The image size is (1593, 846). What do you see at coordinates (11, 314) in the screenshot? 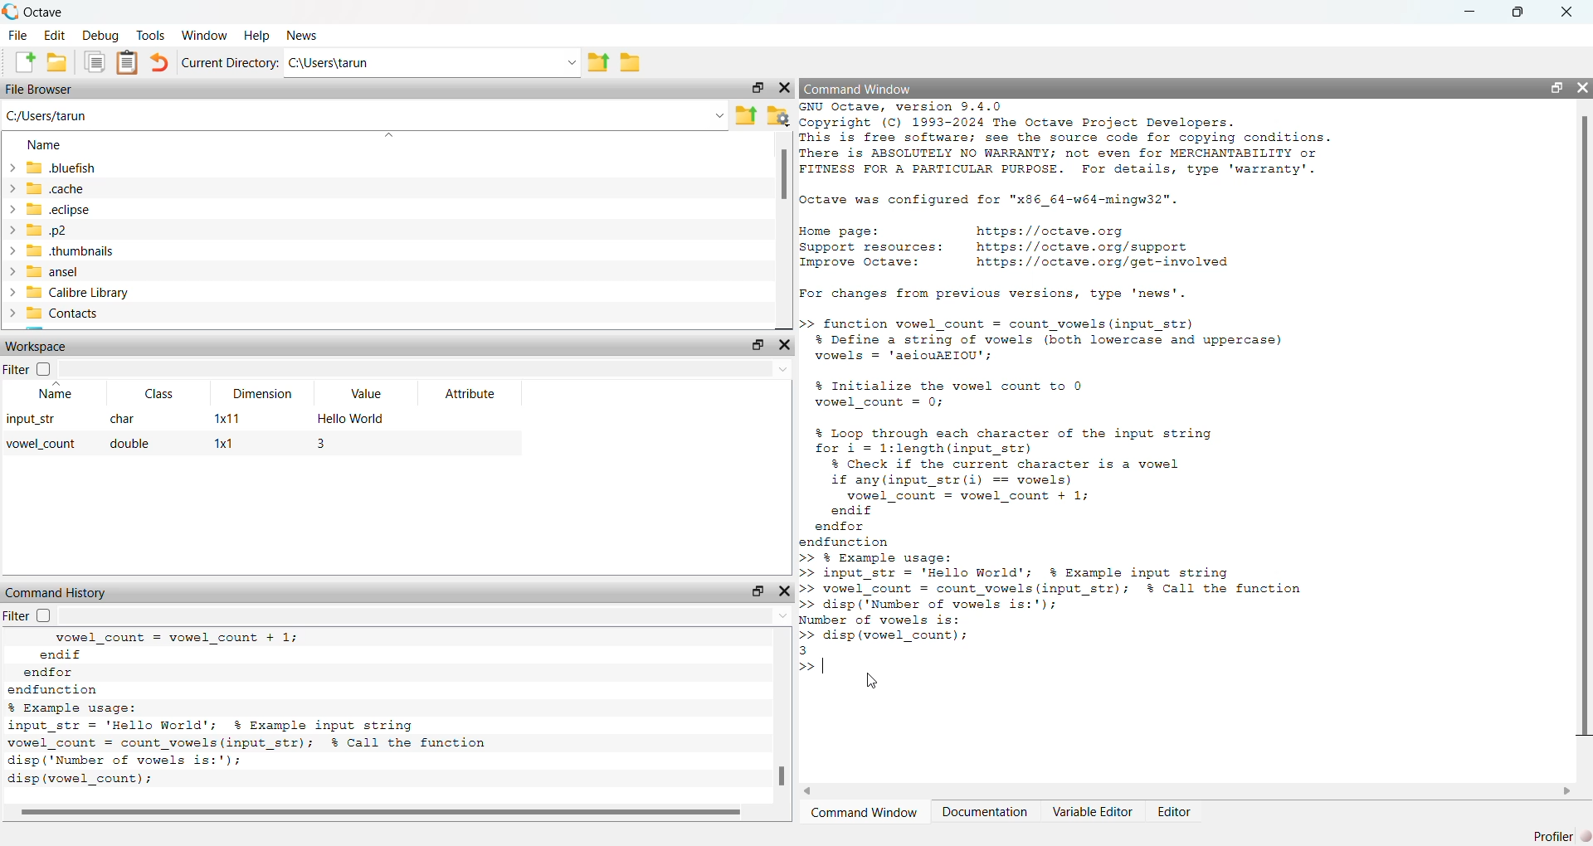
I see `expand/collapse` at bounding box center [11, 314].